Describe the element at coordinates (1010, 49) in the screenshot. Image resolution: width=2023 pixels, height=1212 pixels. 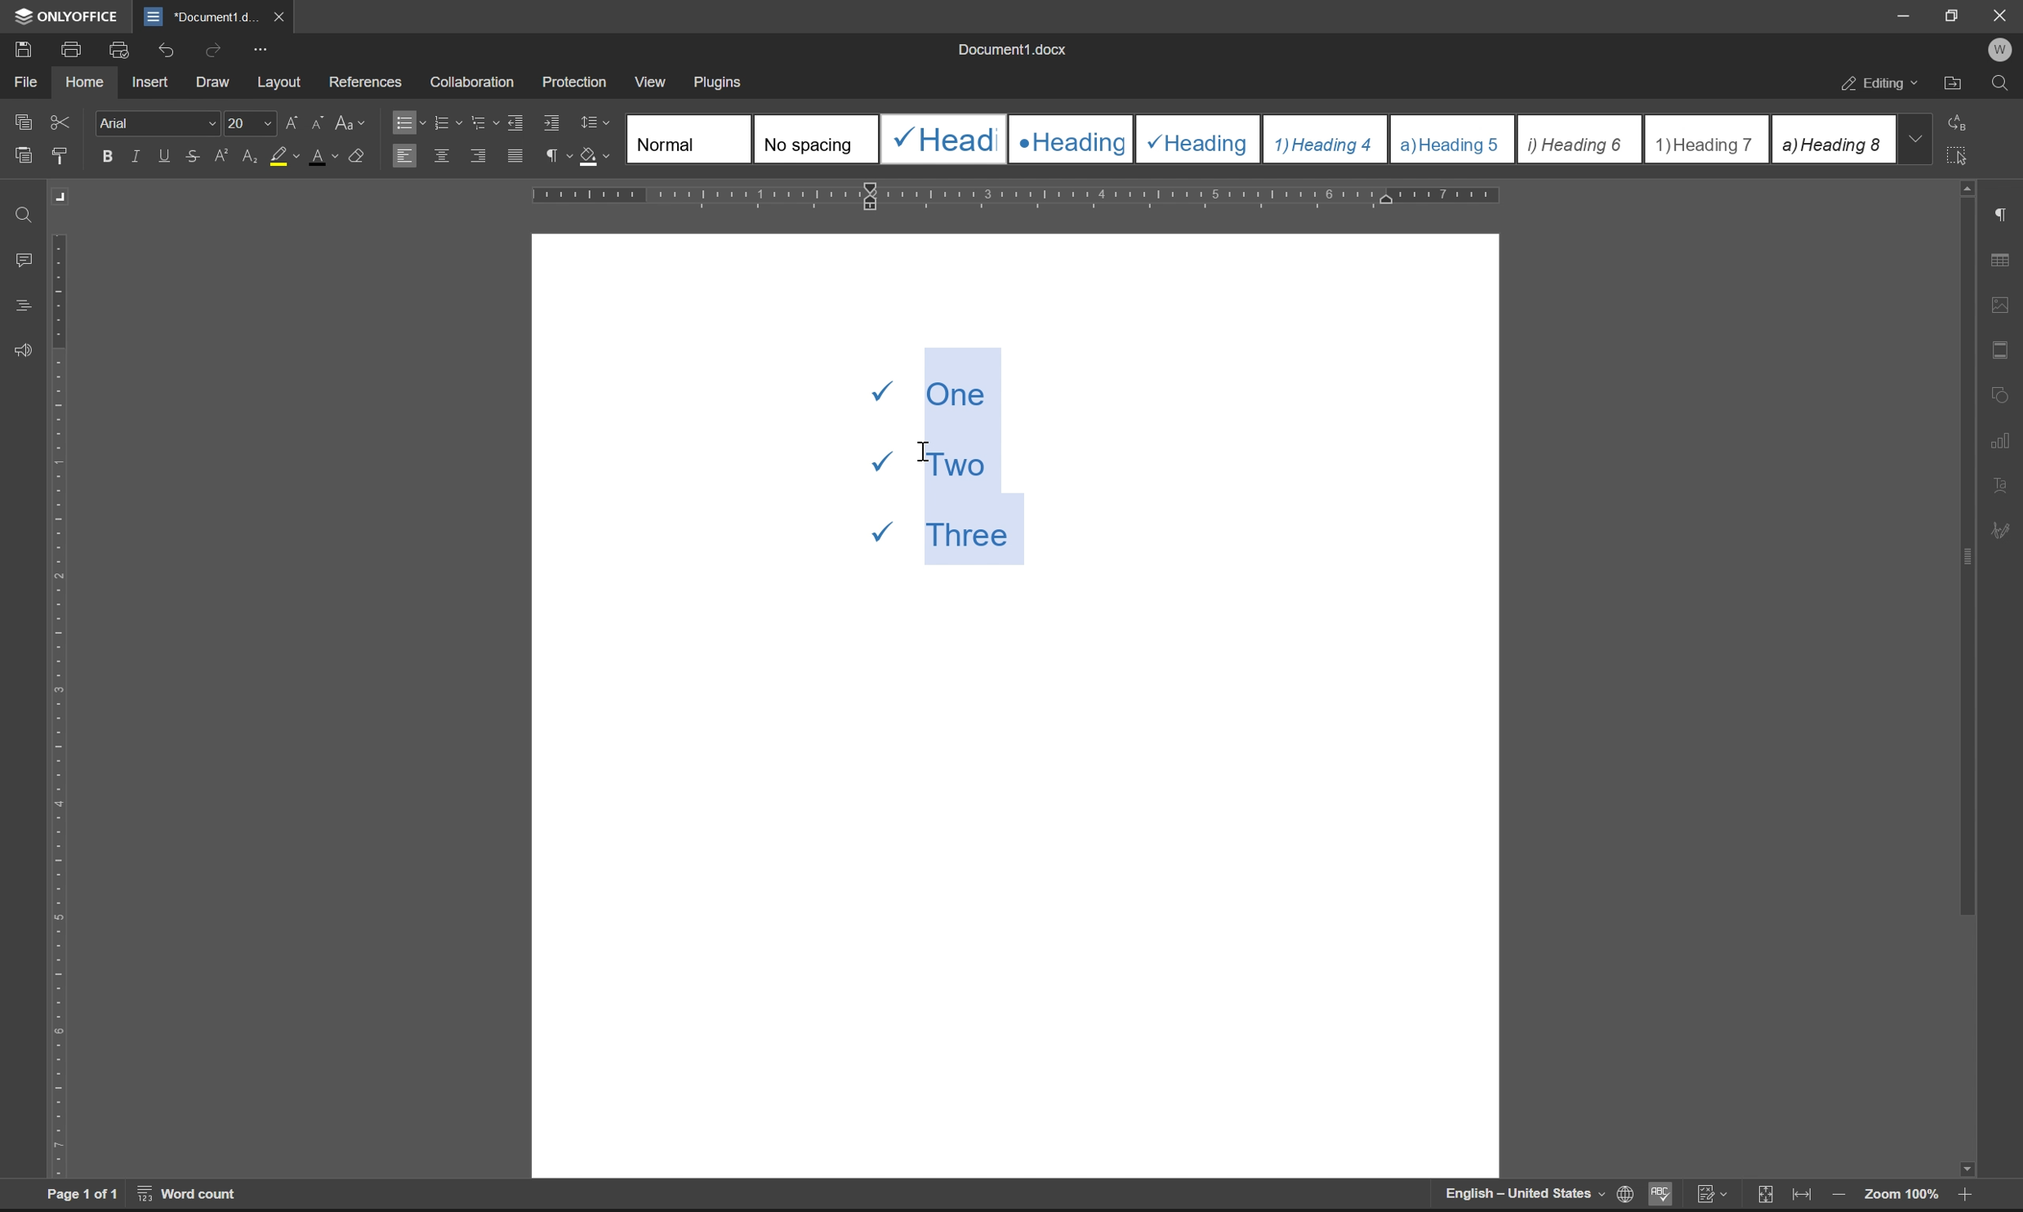
I see `document1.docx` at that location.